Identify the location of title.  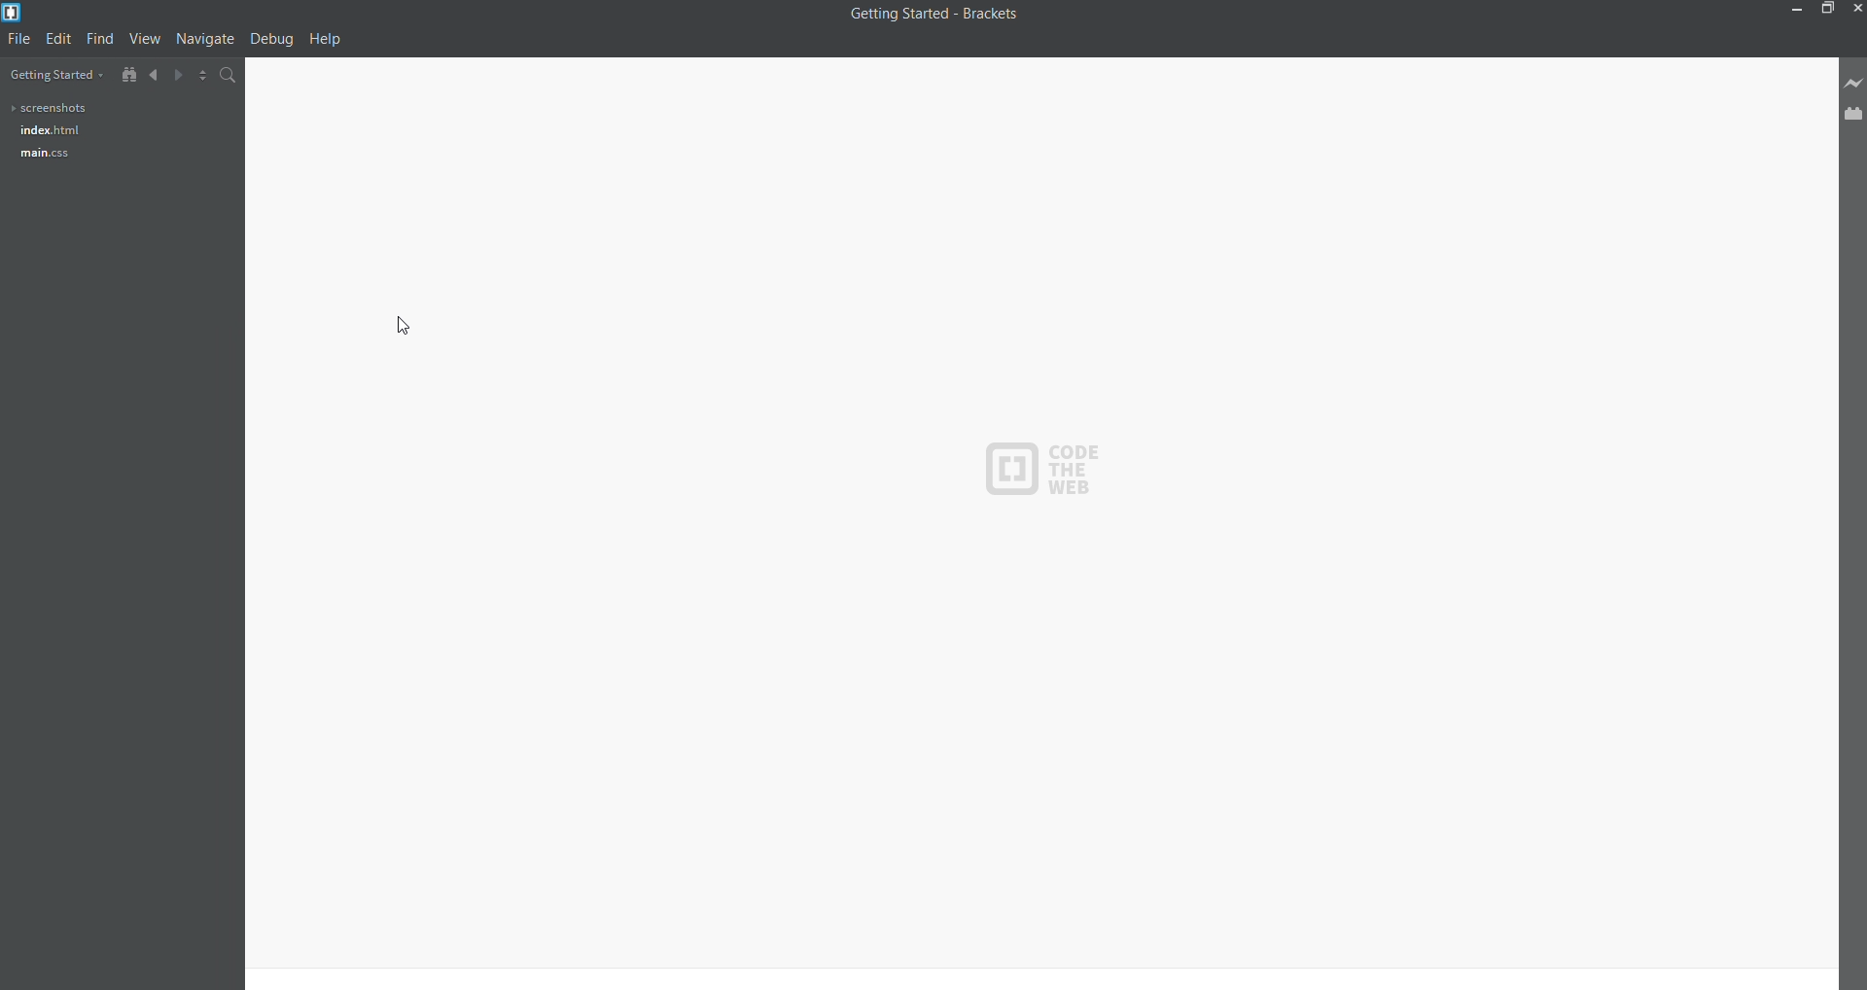
(933, 19).